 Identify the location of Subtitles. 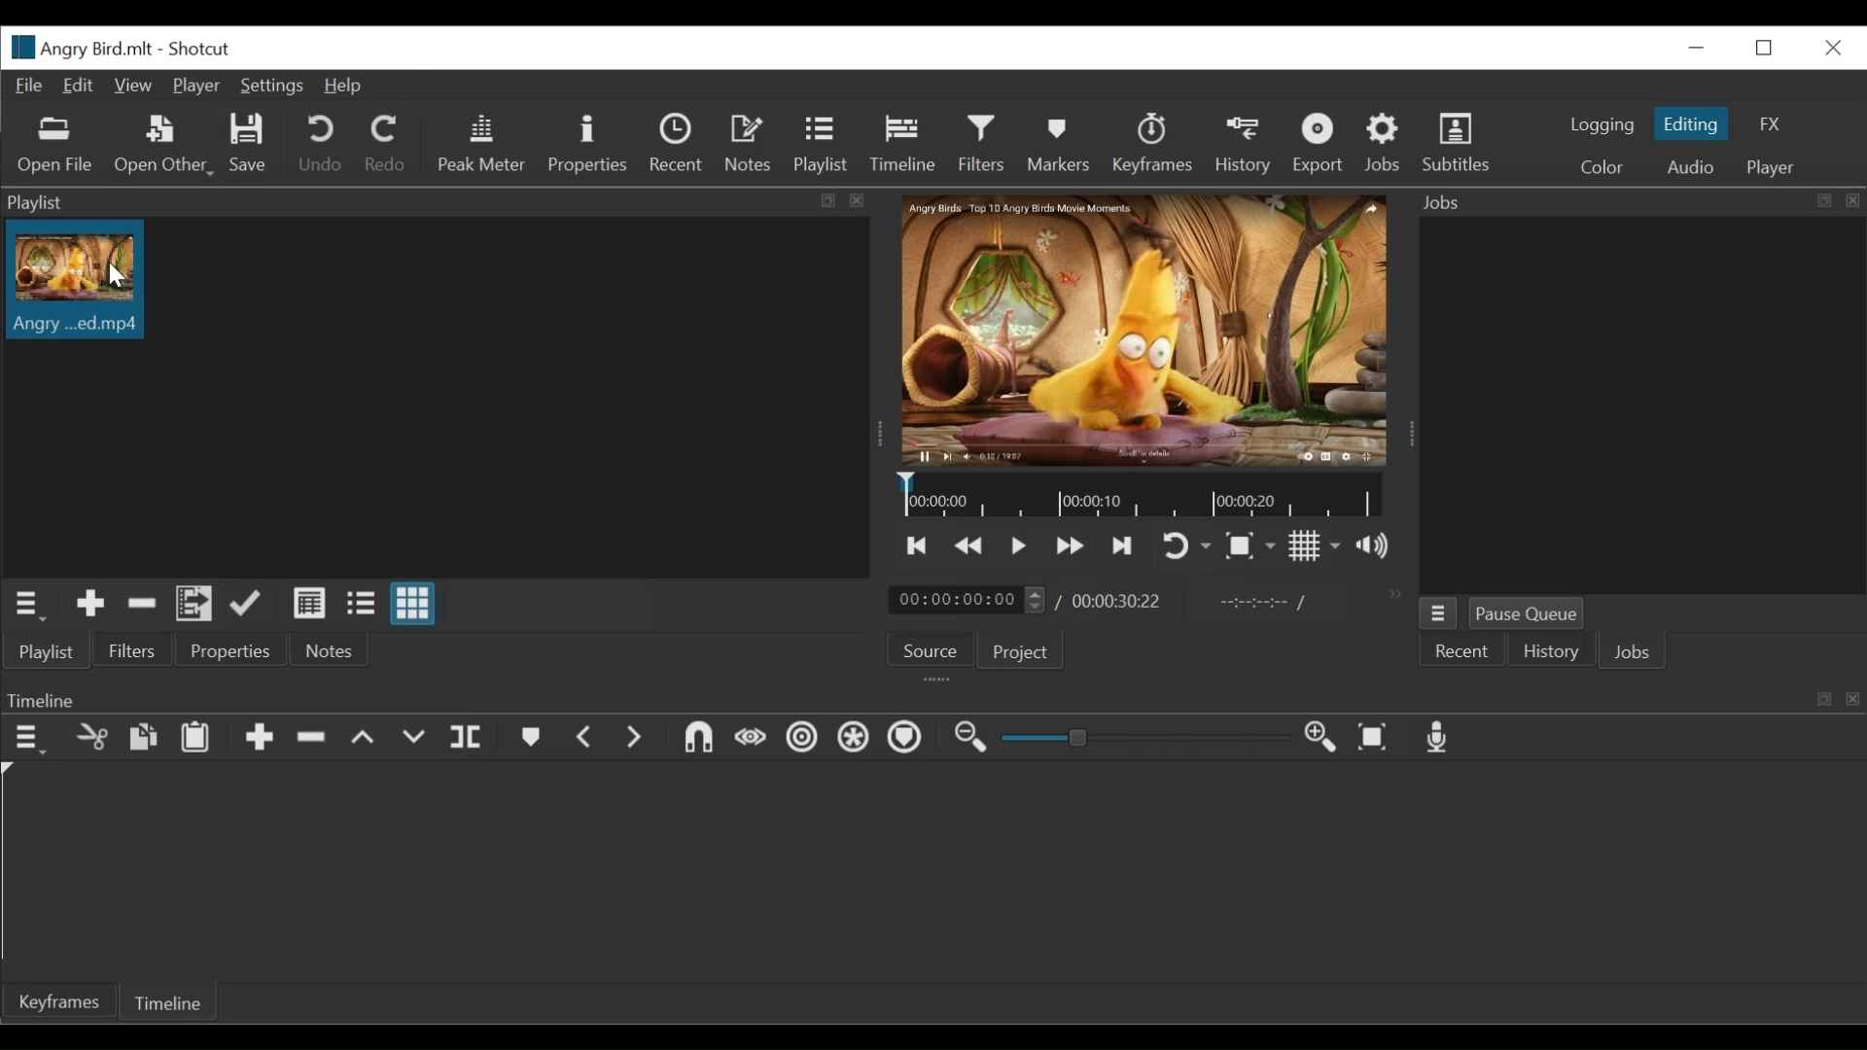
(1462, 141).